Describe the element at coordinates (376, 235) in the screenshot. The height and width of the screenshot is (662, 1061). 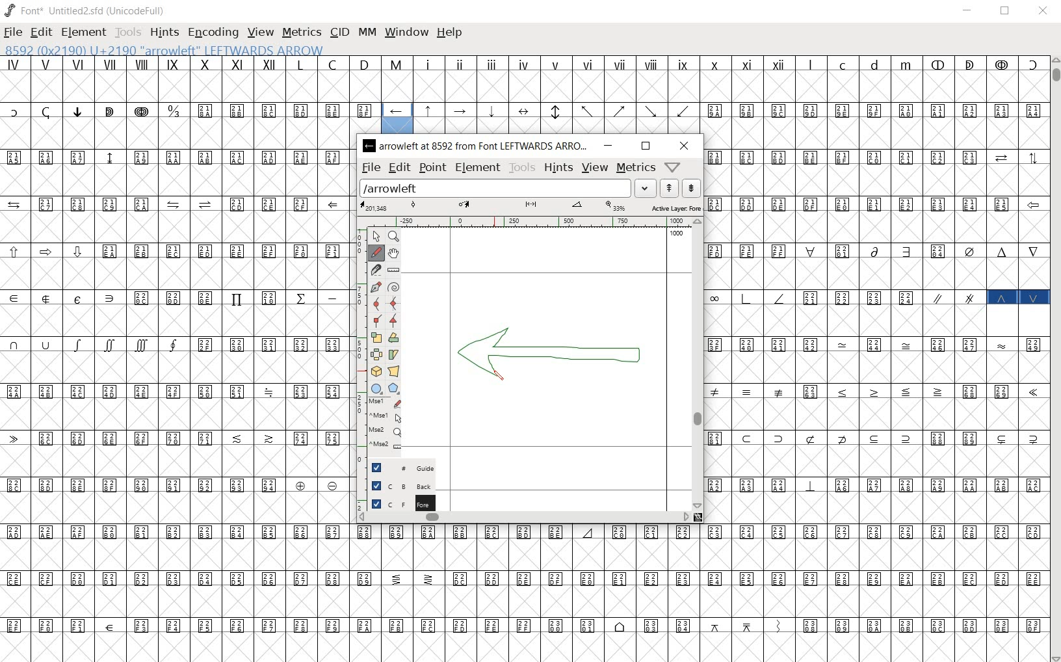
I see `pointer` at that location.